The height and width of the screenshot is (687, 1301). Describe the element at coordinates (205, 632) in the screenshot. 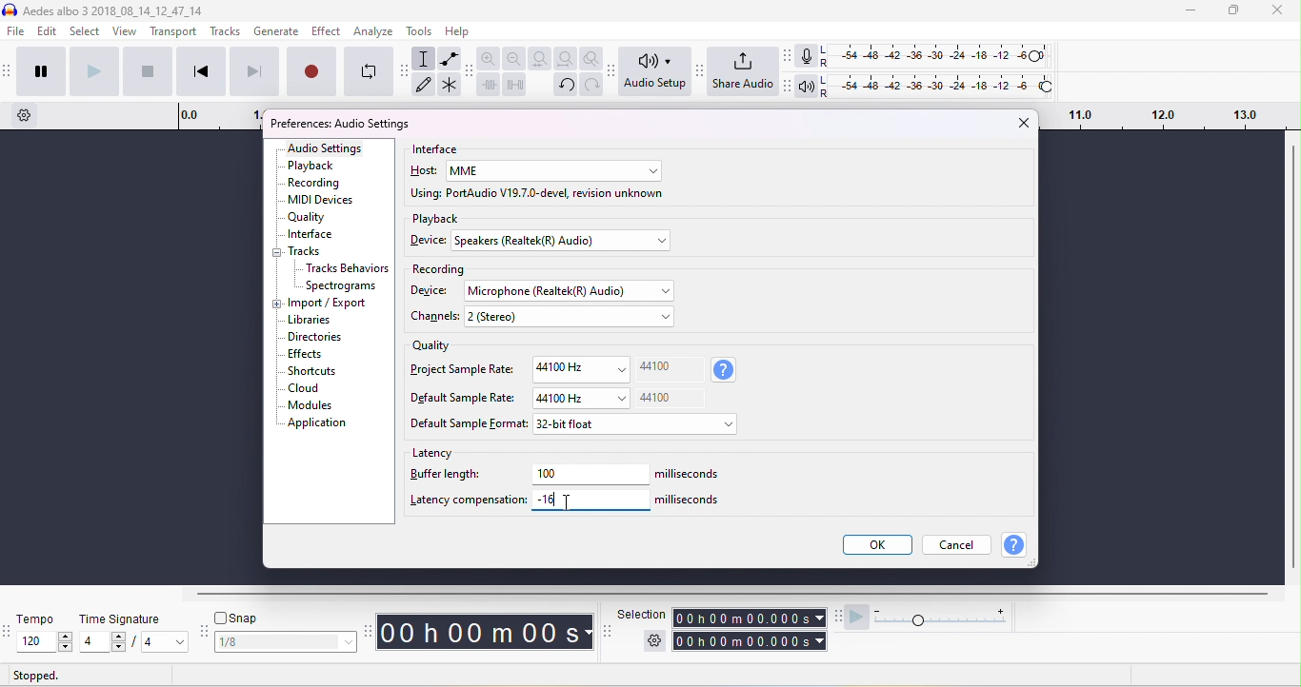

I see `audacity snapping toolbar` at that location.